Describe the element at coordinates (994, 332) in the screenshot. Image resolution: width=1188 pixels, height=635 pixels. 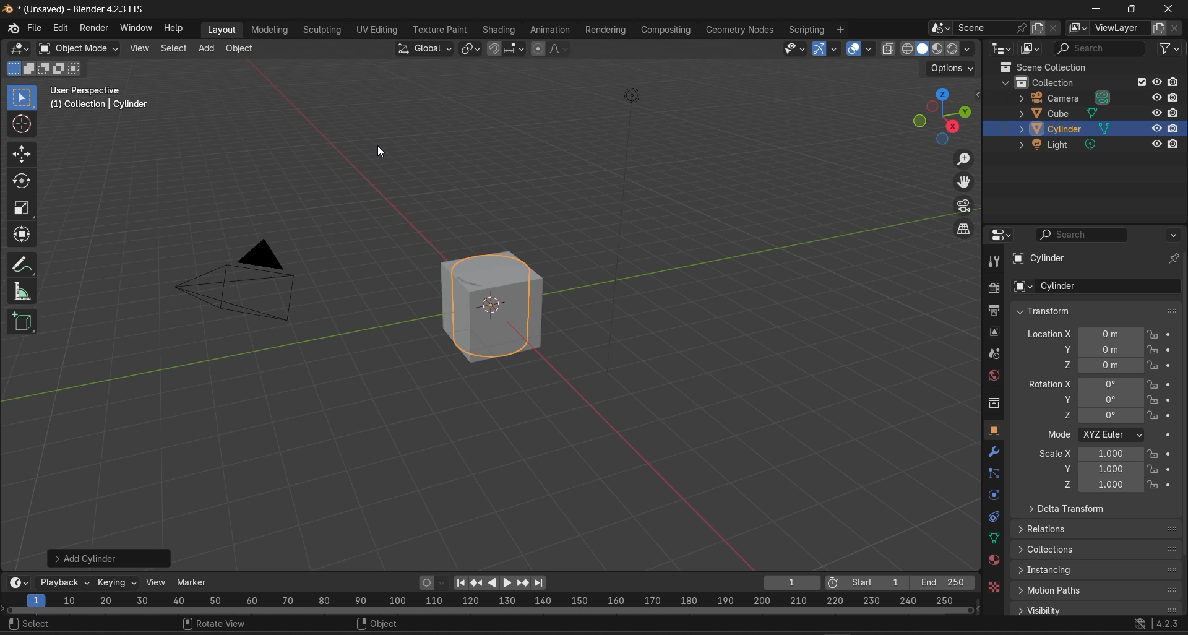
I see `view layer` at that location.